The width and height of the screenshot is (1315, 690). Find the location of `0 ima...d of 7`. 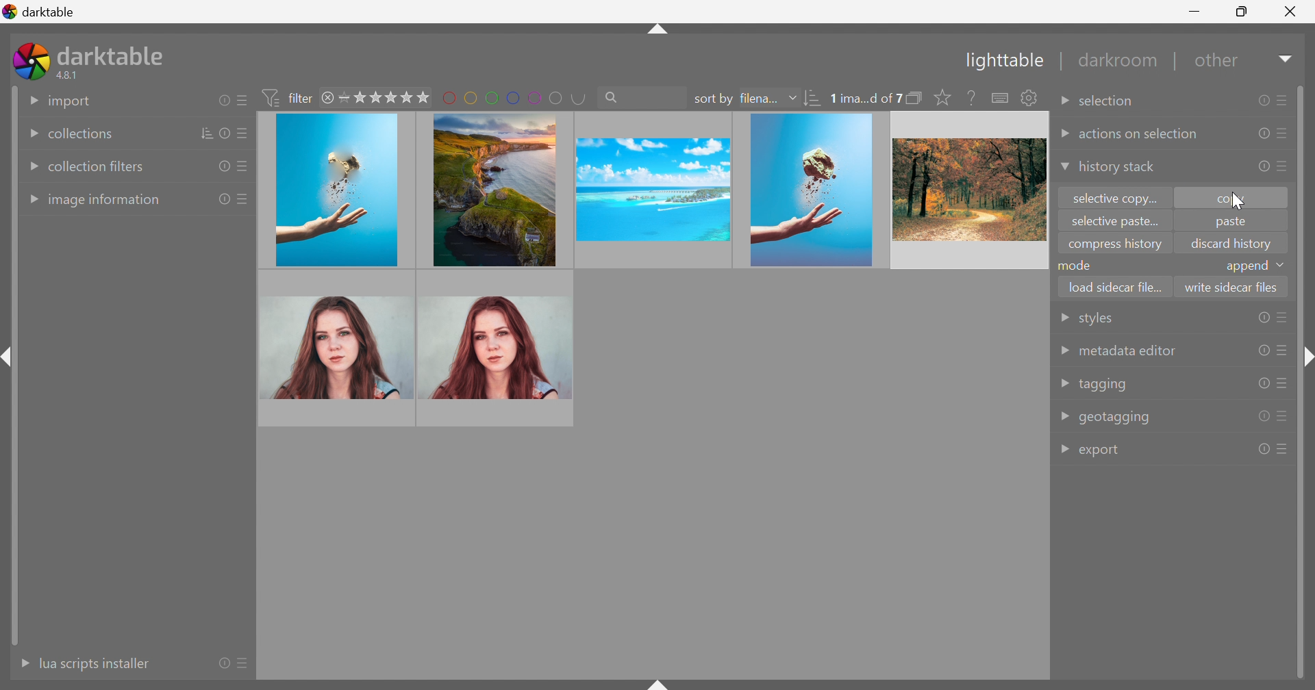

0 ima...d of 7 is located at coordinates (865, 99).